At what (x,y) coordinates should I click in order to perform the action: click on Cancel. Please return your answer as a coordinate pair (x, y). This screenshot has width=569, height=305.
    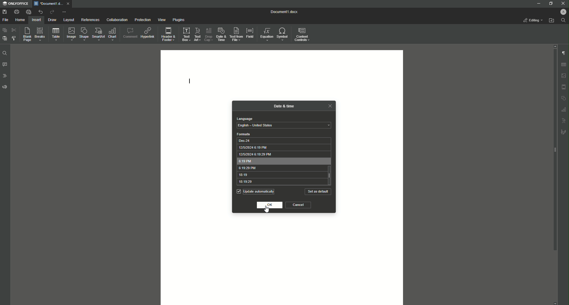
    Looking at the image, I should click on (298, 205).